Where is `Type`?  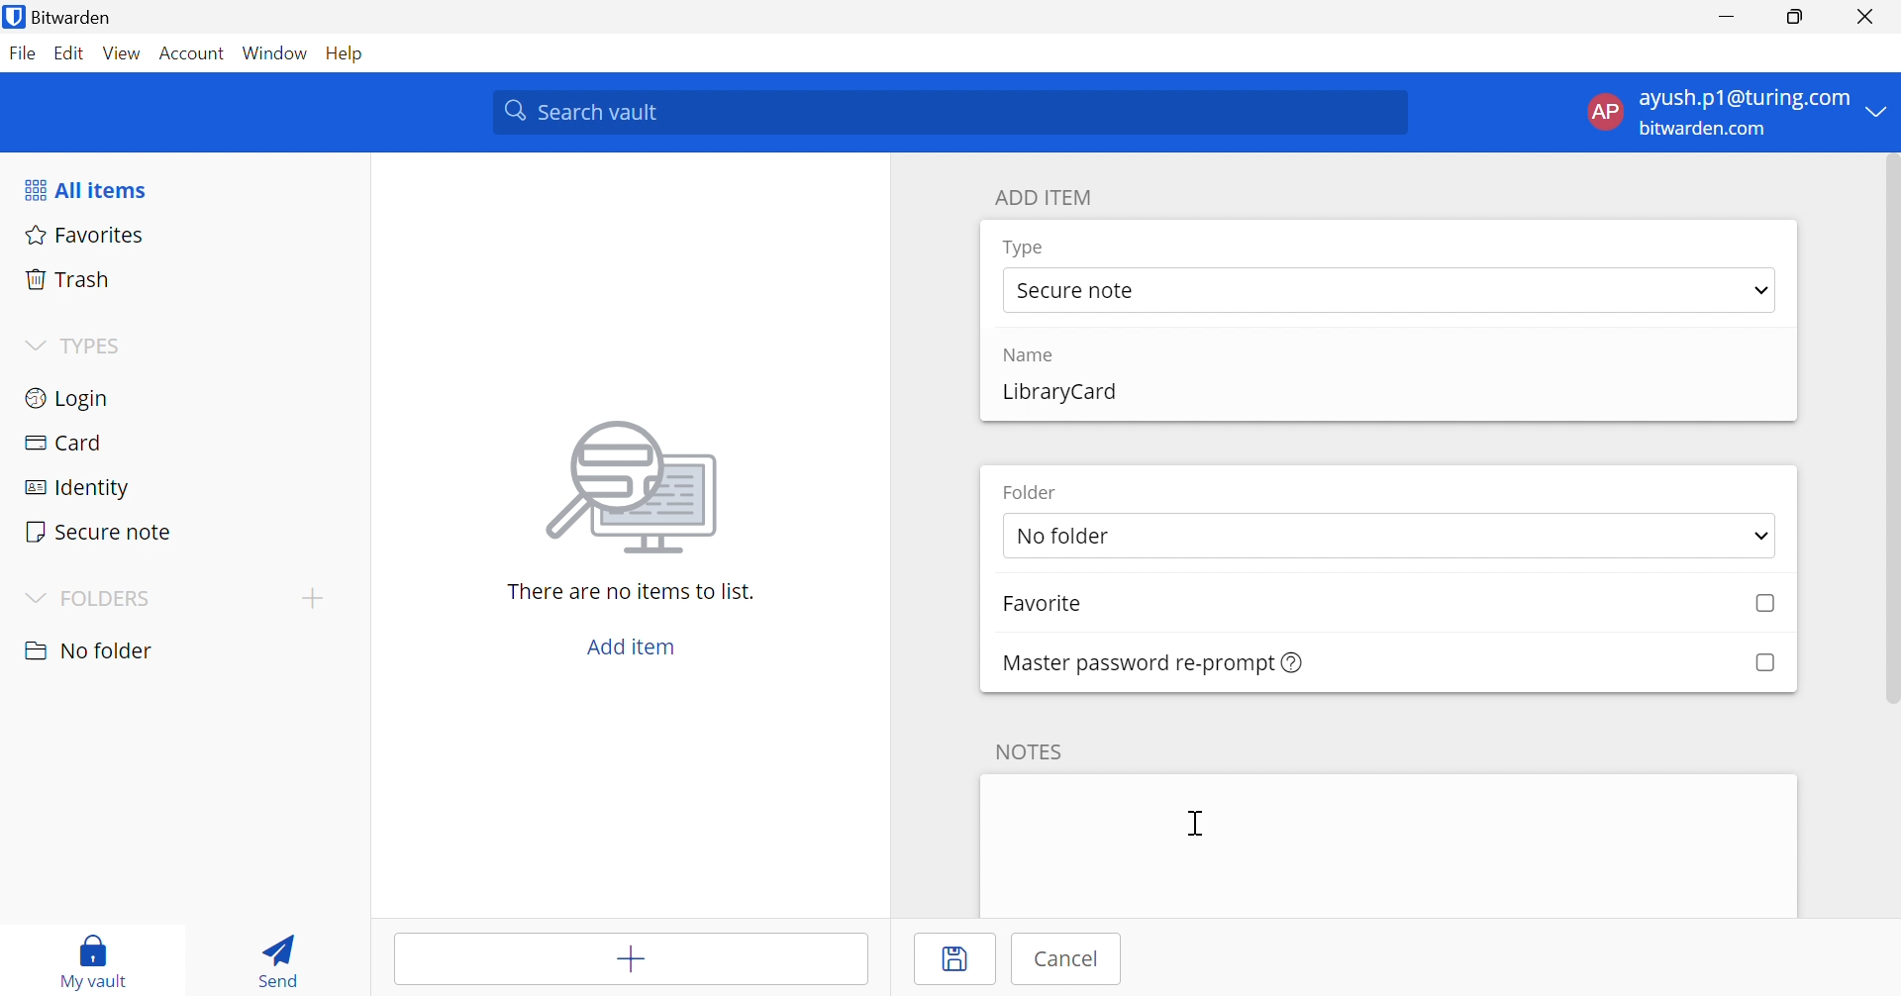 Type is located at coordinates (1025, 249).